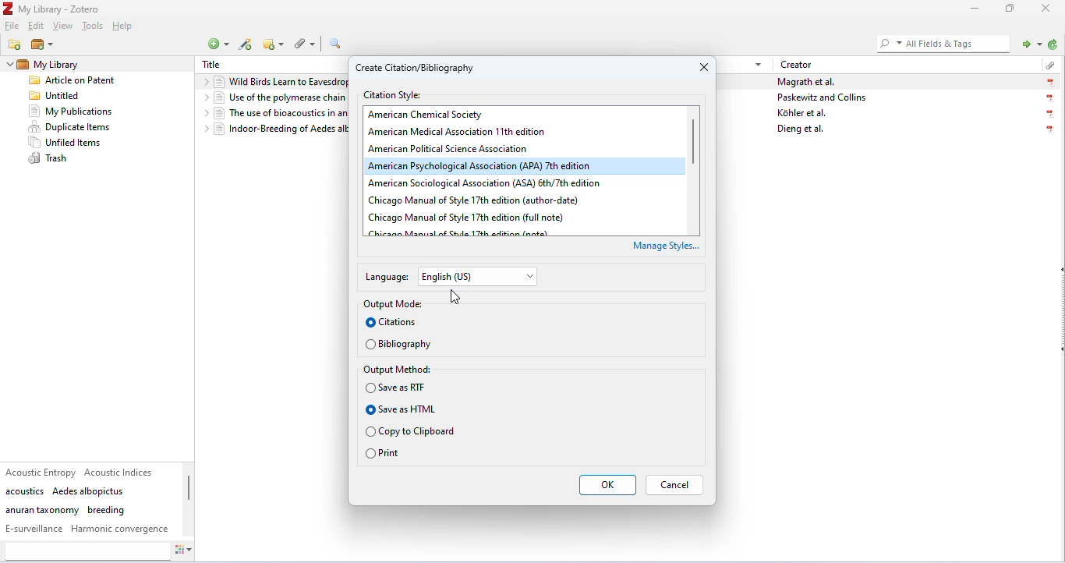  Describe the element at coordinates (400, 344) in the screenshot. I see `bibliography` at that location.